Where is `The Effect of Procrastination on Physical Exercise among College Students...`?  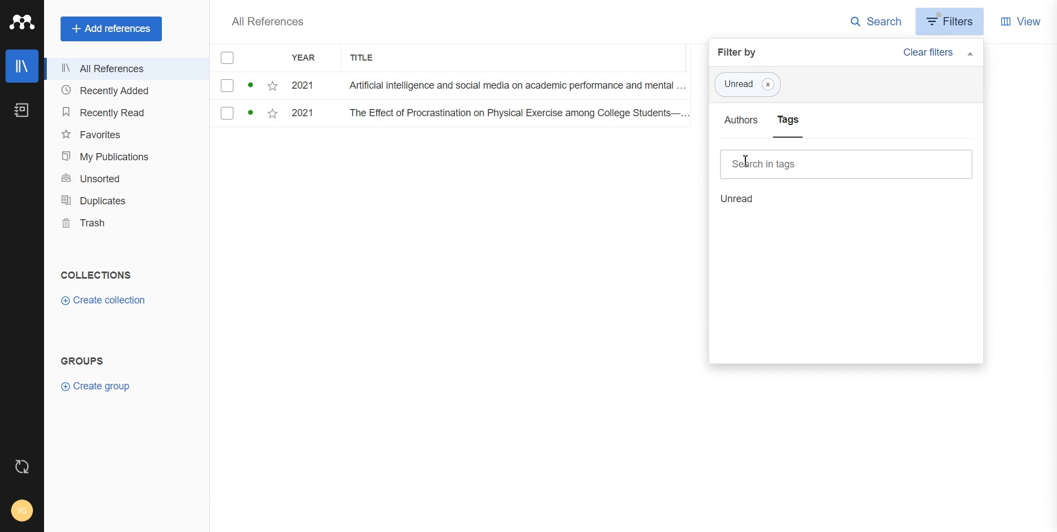
The Effect of Procrastination on Physical Exercise among College Students... is located at coordinates (516, 142).